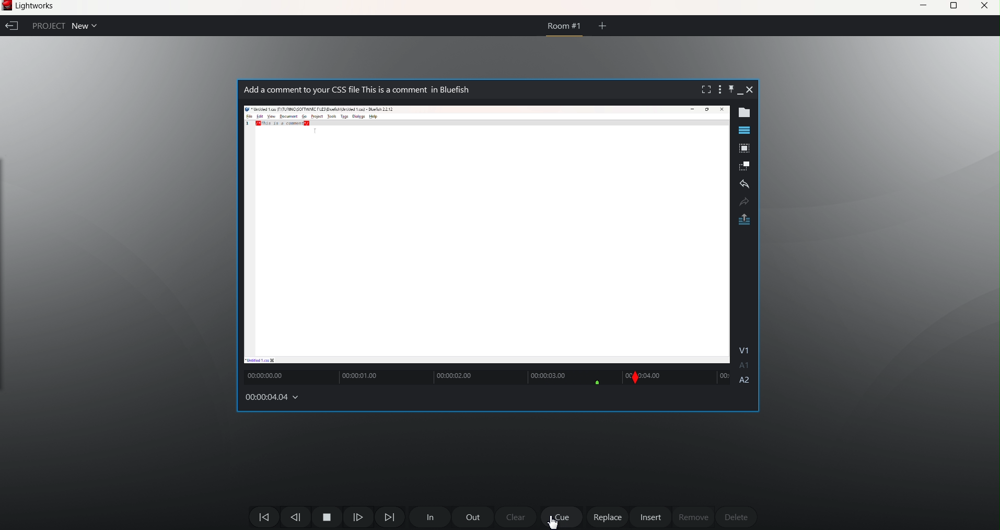 The height and width of the screenshot is (530, 1000). Describe the element at coordinates (517, 517) in the screenshot. I see `clear` at that location.